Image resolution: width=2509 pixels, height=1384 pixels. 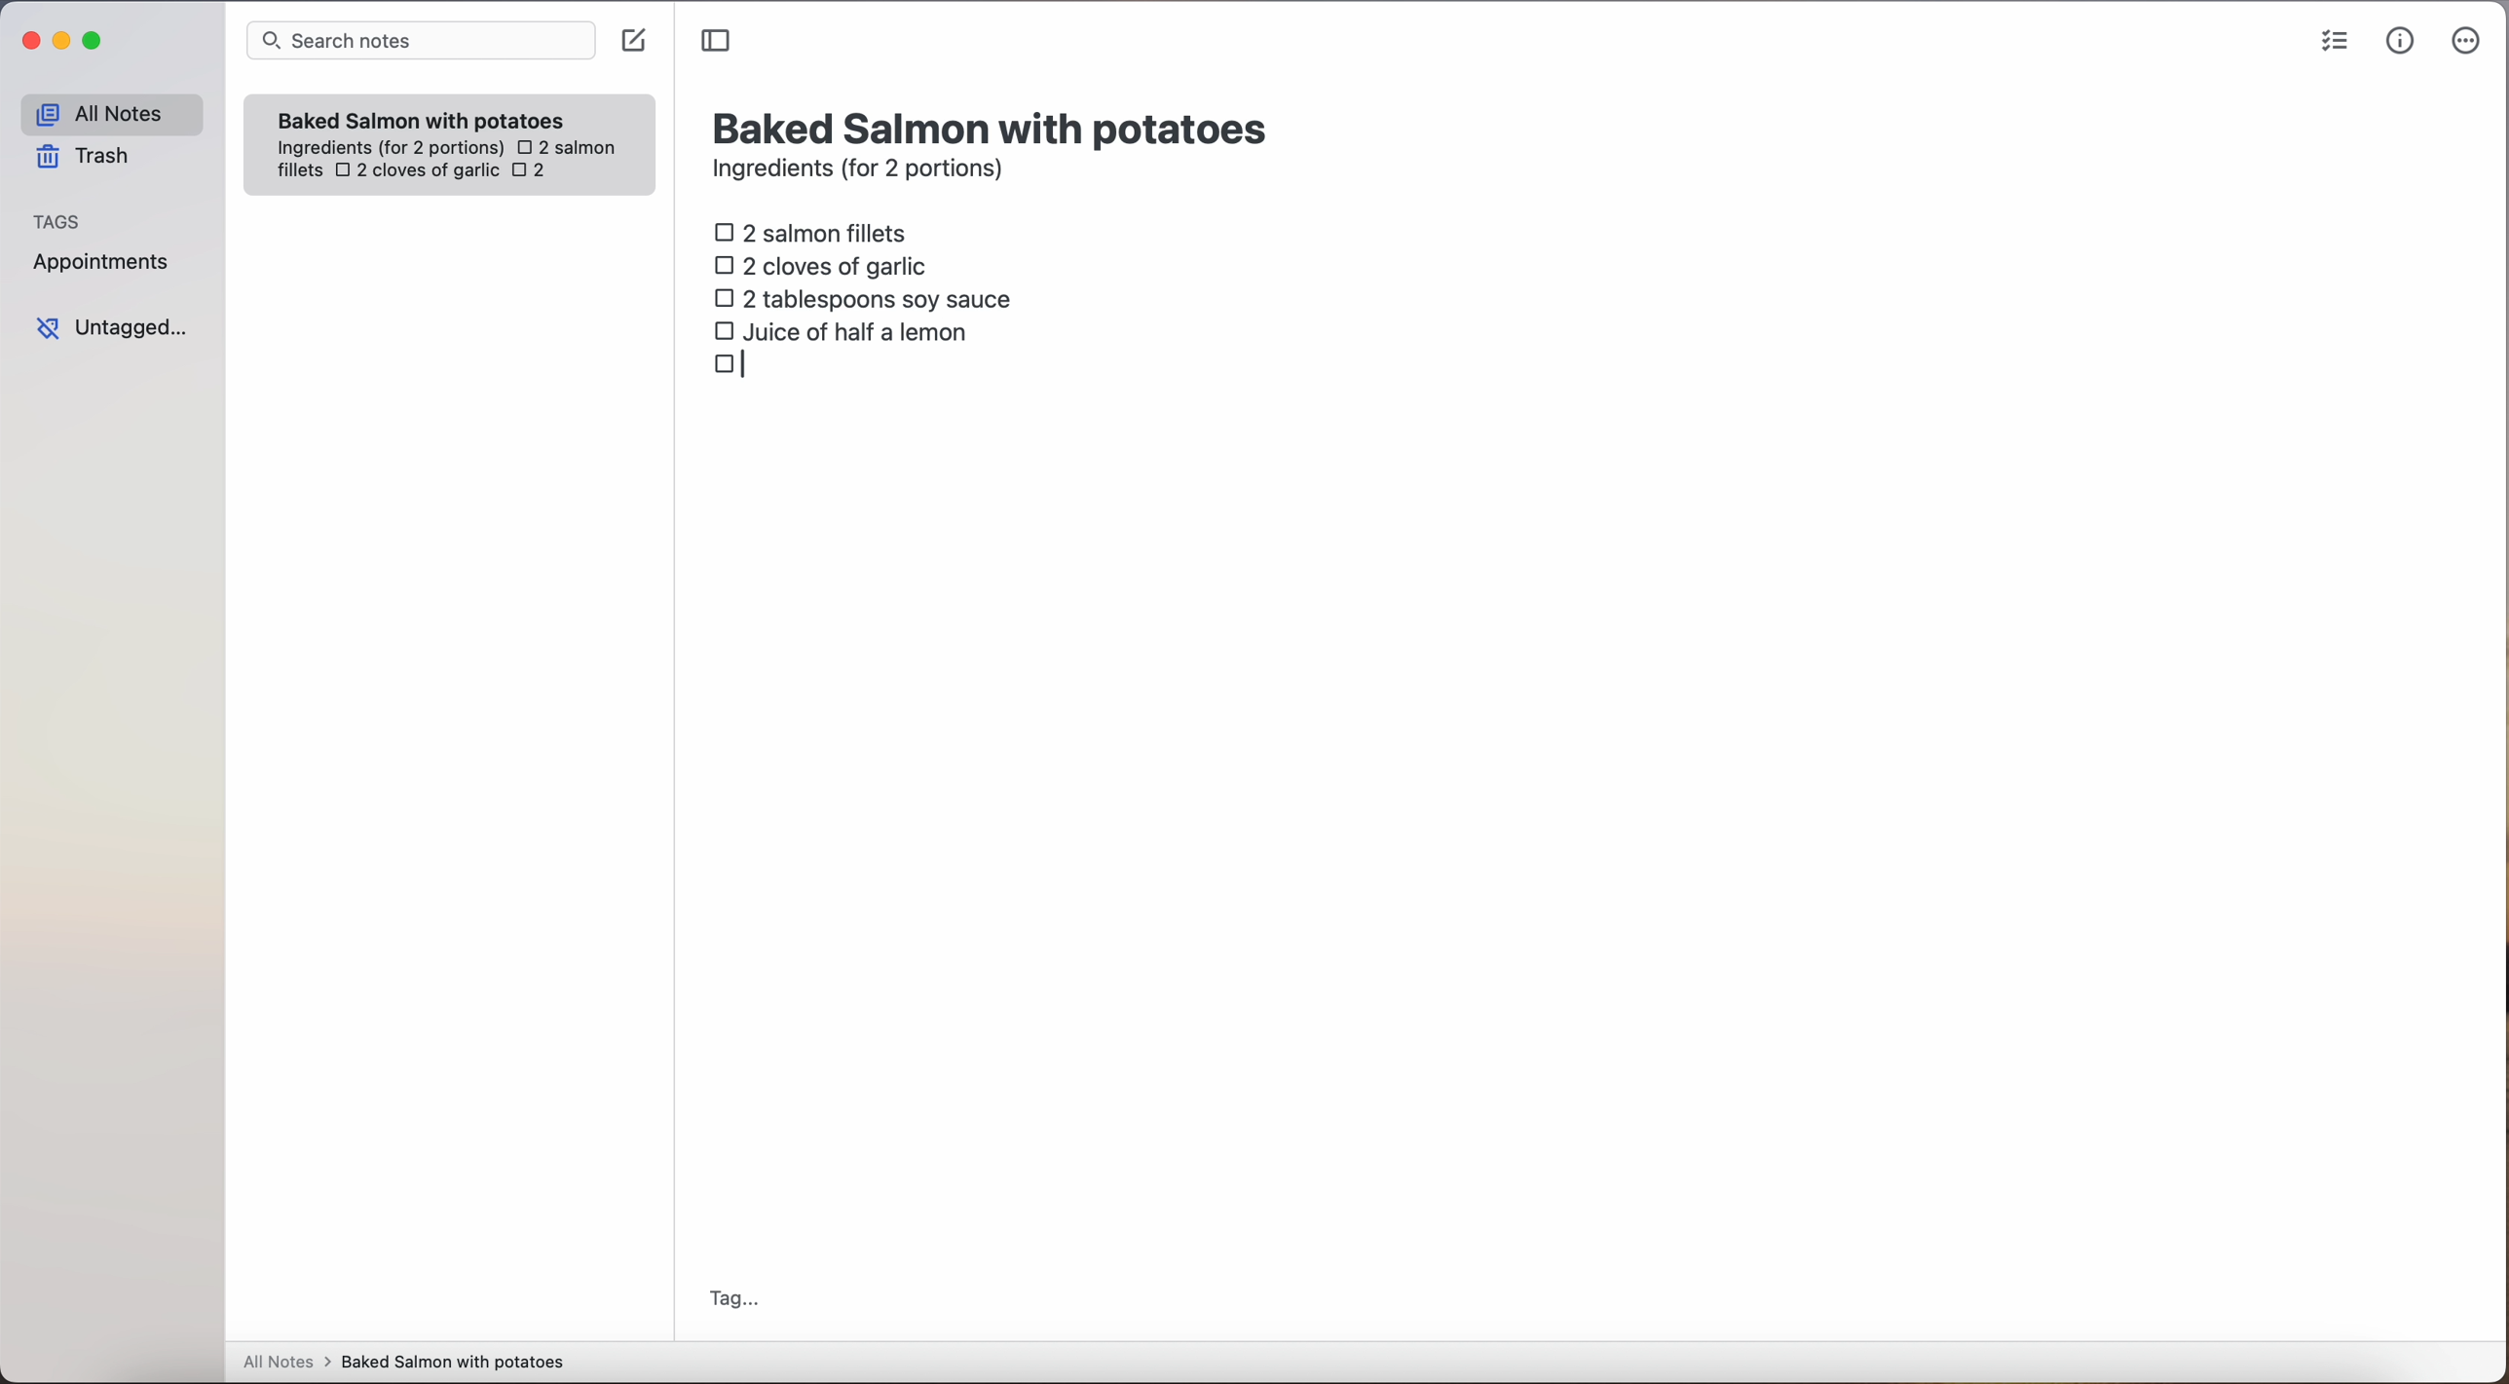 What do you see at coordinates (111, 113) in the screenshot?
I see `all notes` at bounding box center [111, 113].